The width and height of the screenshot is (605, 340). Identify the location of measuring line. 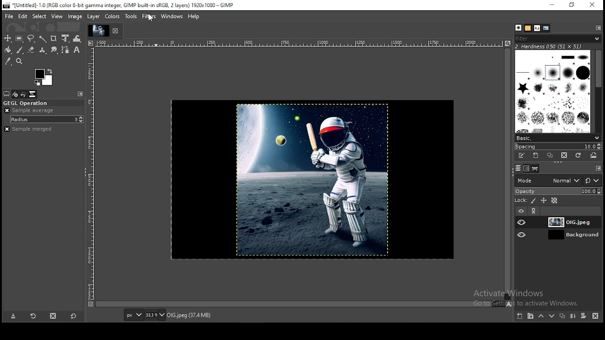
(93, 178).